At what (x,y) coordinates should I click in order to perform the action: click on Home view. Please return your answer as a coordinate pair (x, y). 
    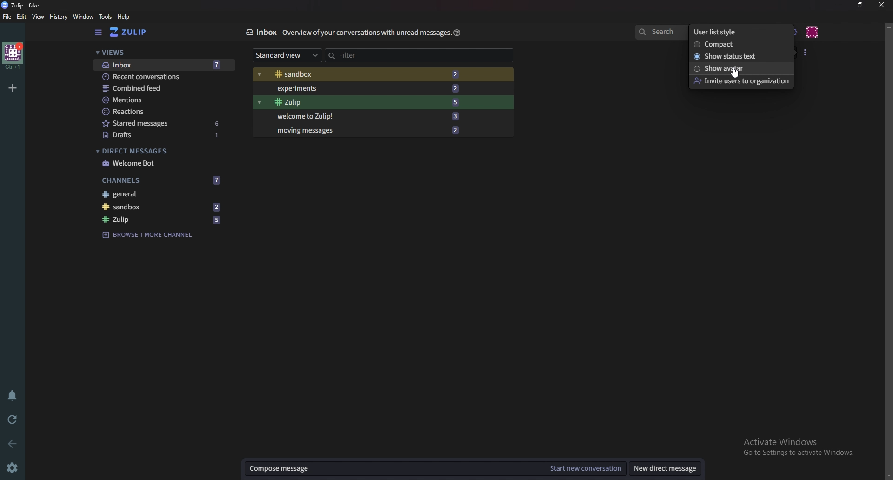
    Looking at the image, I should click on (131, 33).